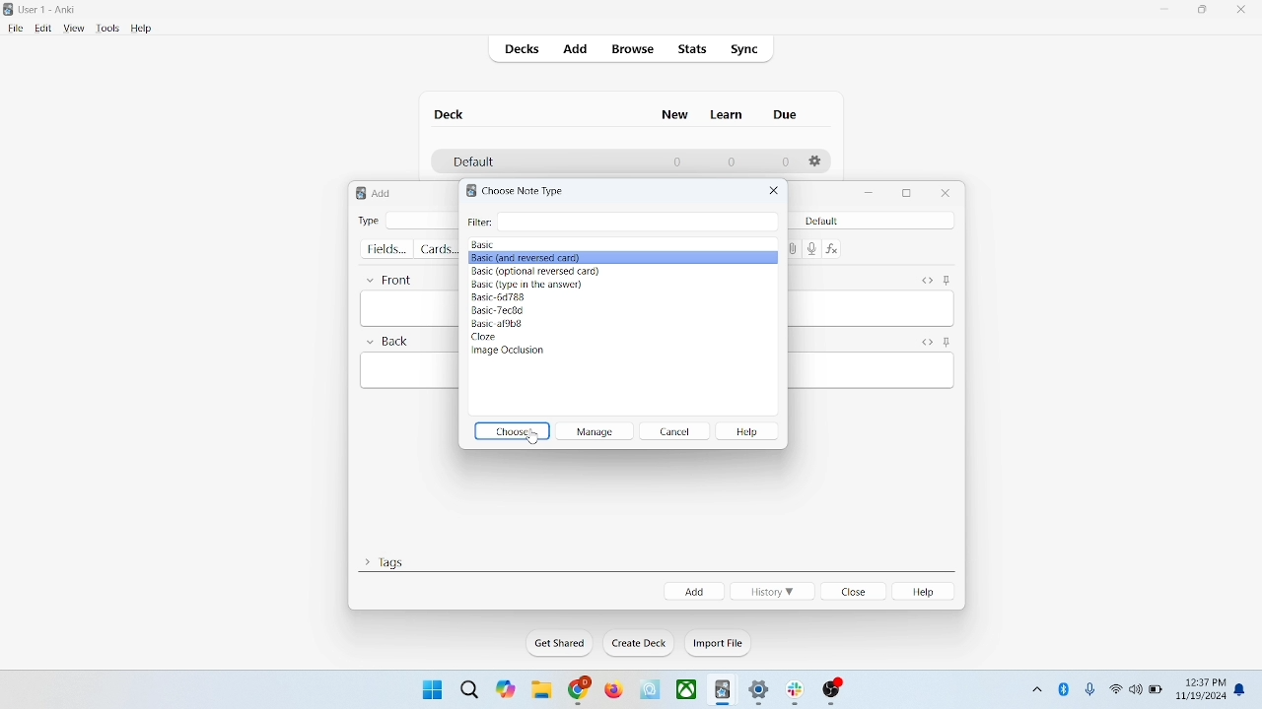  I want to click on record audio, so click(812, 250).